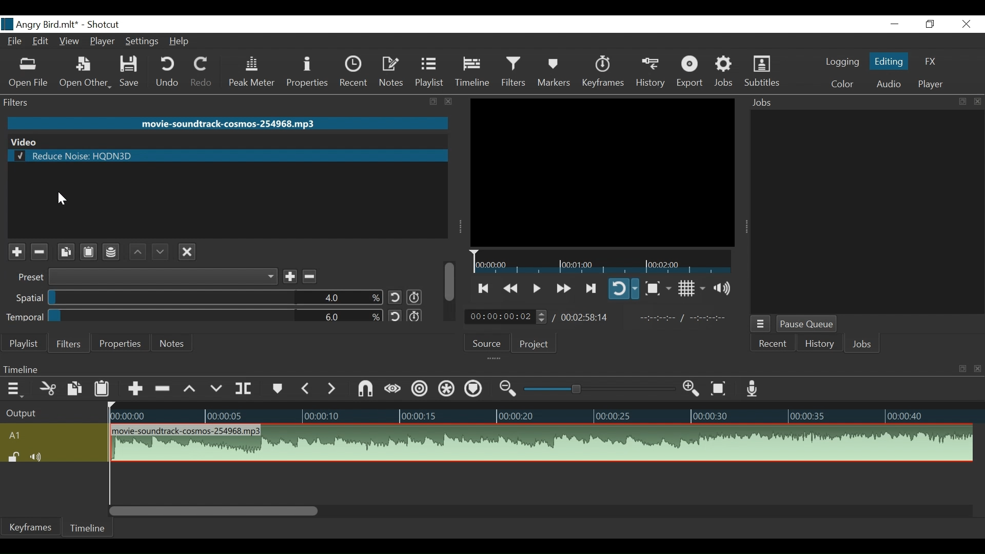  What do you see at coordinates (30, 297) in the screenshot?
I see `Spatial` at bounding box center [30, 297].